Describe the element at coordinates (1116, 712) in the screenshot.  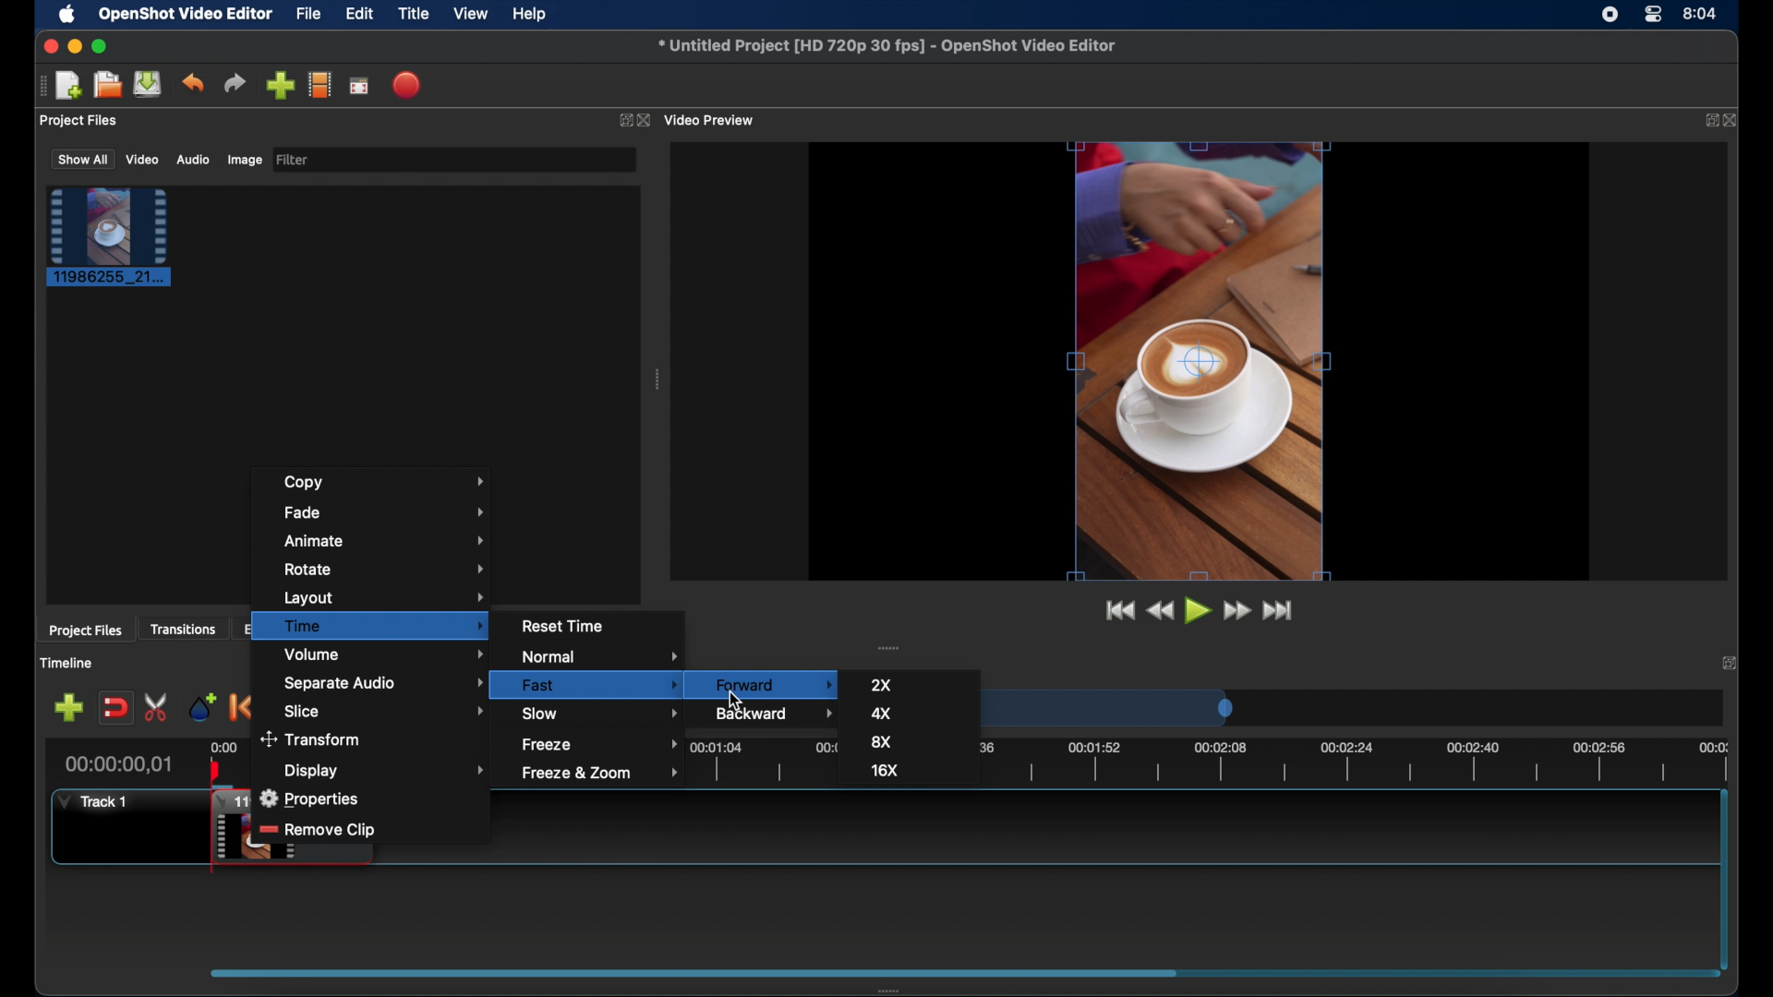
I see `timeline scale` at that location.